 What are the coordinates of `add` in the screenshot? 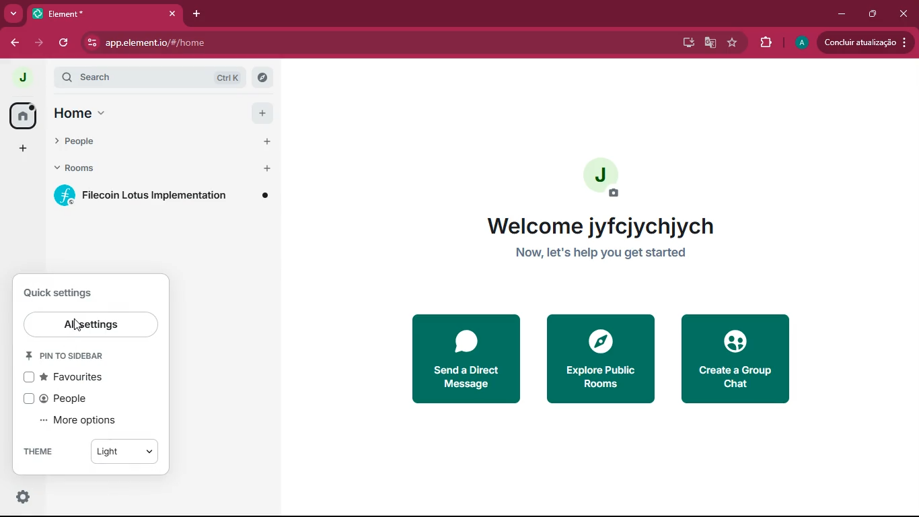 It's located at (24, 147).